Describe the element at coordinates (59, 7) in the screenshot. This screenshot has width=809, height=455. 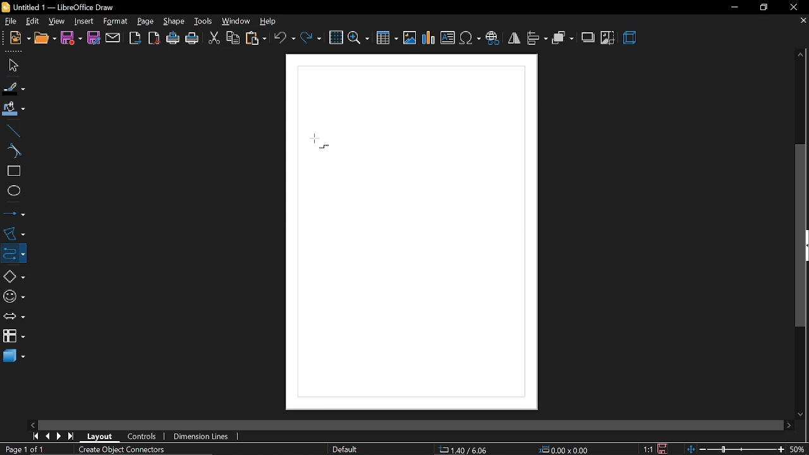
I see `Untitled 1 - LibreOffice Draw` at that location.